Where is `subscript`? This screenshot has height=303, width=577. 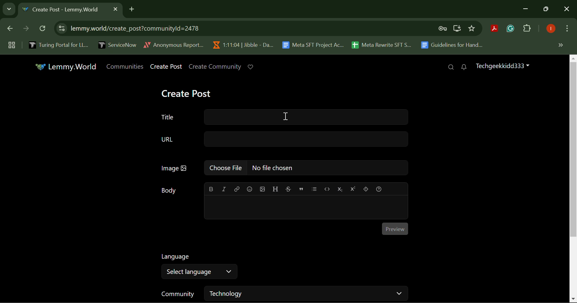
subscript is located at coordinates (340, 188).